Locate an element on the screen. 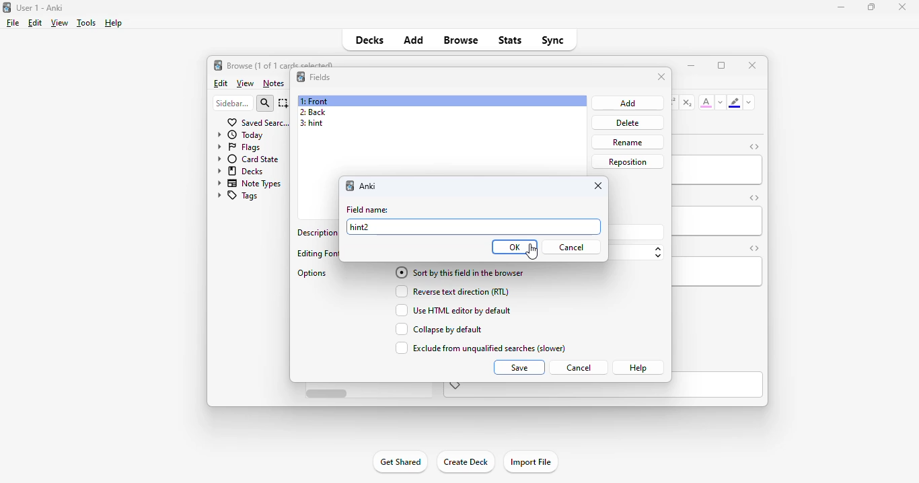 This screenshot has height=483, width=919. edit is located at coordinates (35, 23).